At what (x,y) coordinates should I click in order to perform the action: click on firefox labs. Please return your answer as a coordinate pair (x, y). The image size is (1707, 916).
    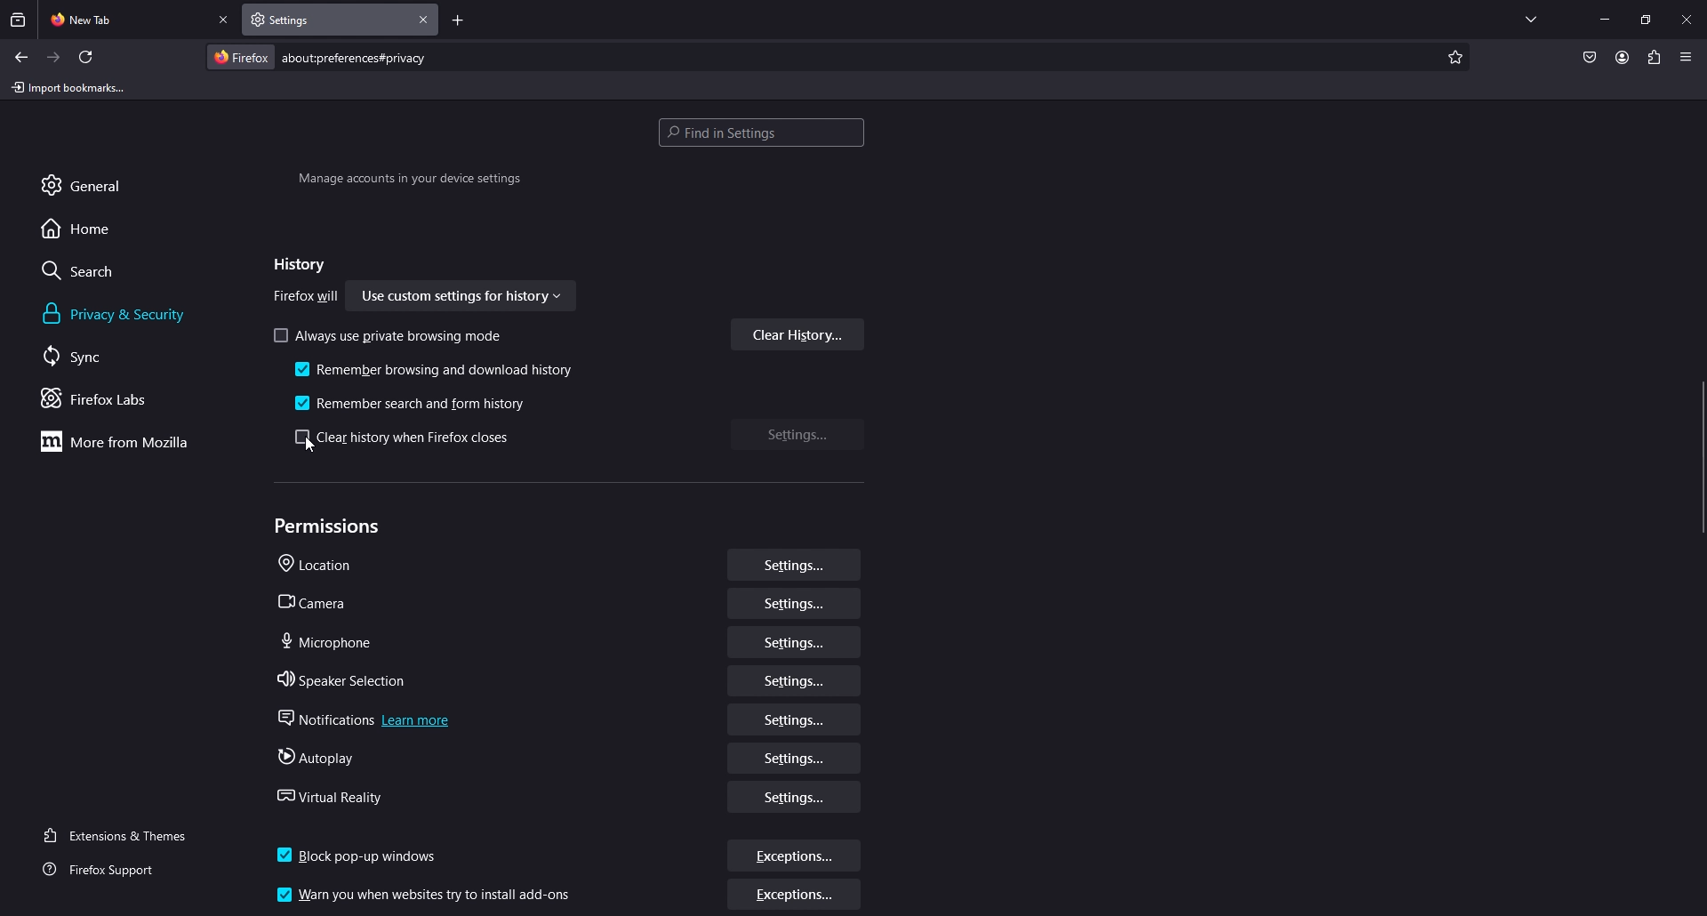
    Looking at the image, I should click on (119, 398).